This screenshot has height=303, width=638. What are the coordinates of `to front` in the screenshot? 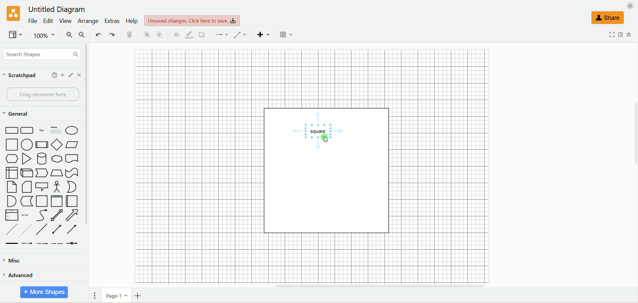 It's located at (147, 35).